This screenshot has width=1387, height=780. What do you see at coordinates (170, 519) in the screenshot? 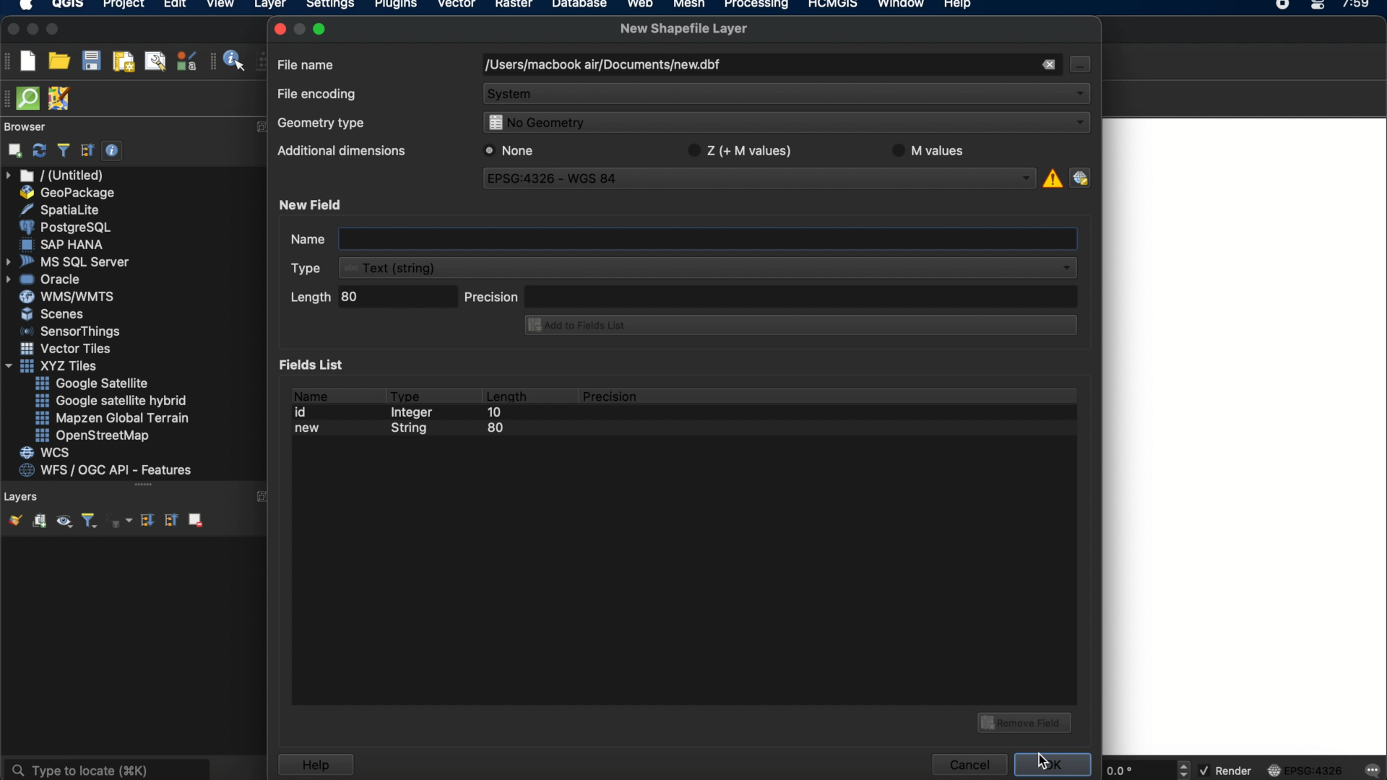
I see `collapse all` at bounding box center [170, 519].